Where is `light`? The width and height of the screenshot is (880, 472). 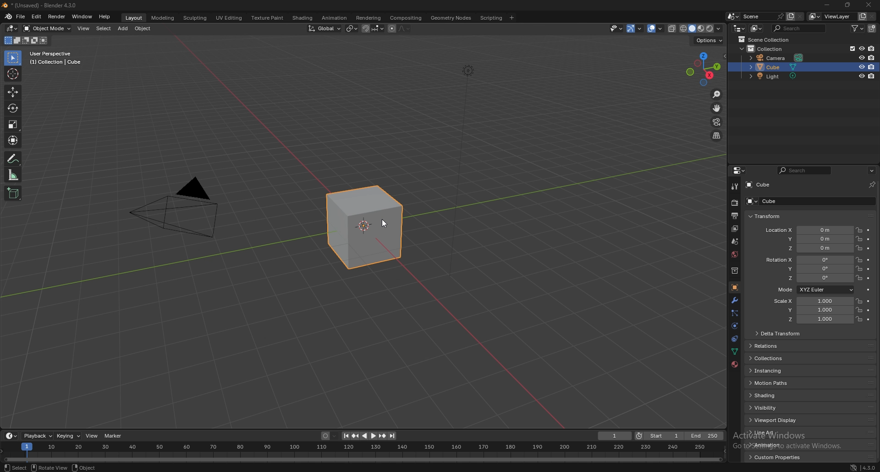 light is located at coordinates (775, 76).